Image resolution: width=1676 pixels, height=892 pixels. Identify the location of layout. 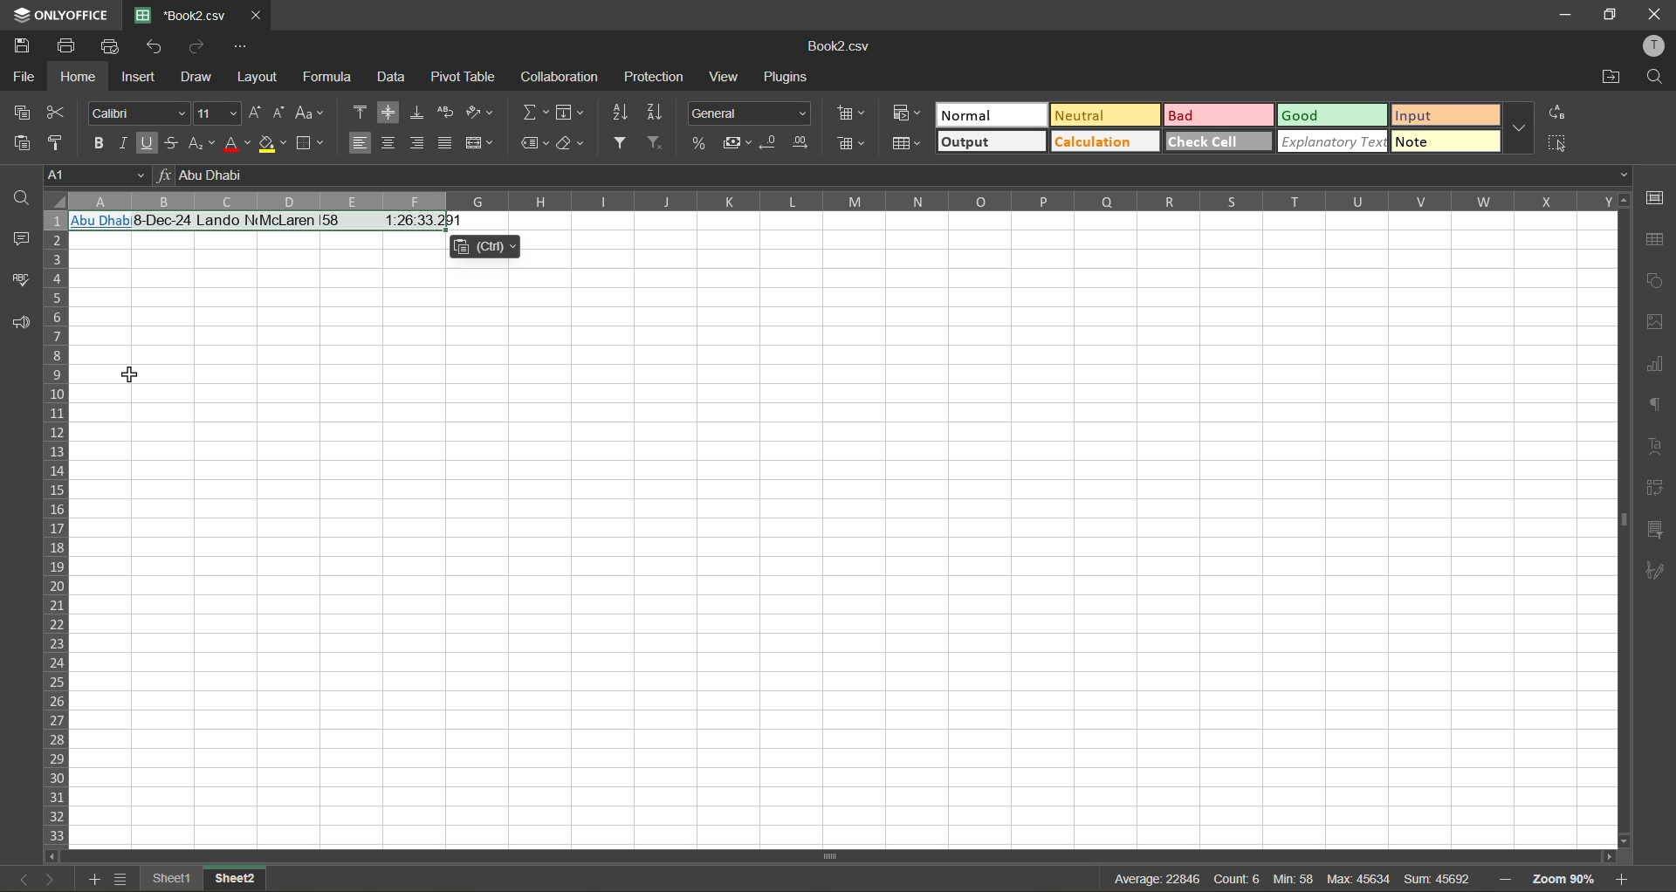
(262, 77).